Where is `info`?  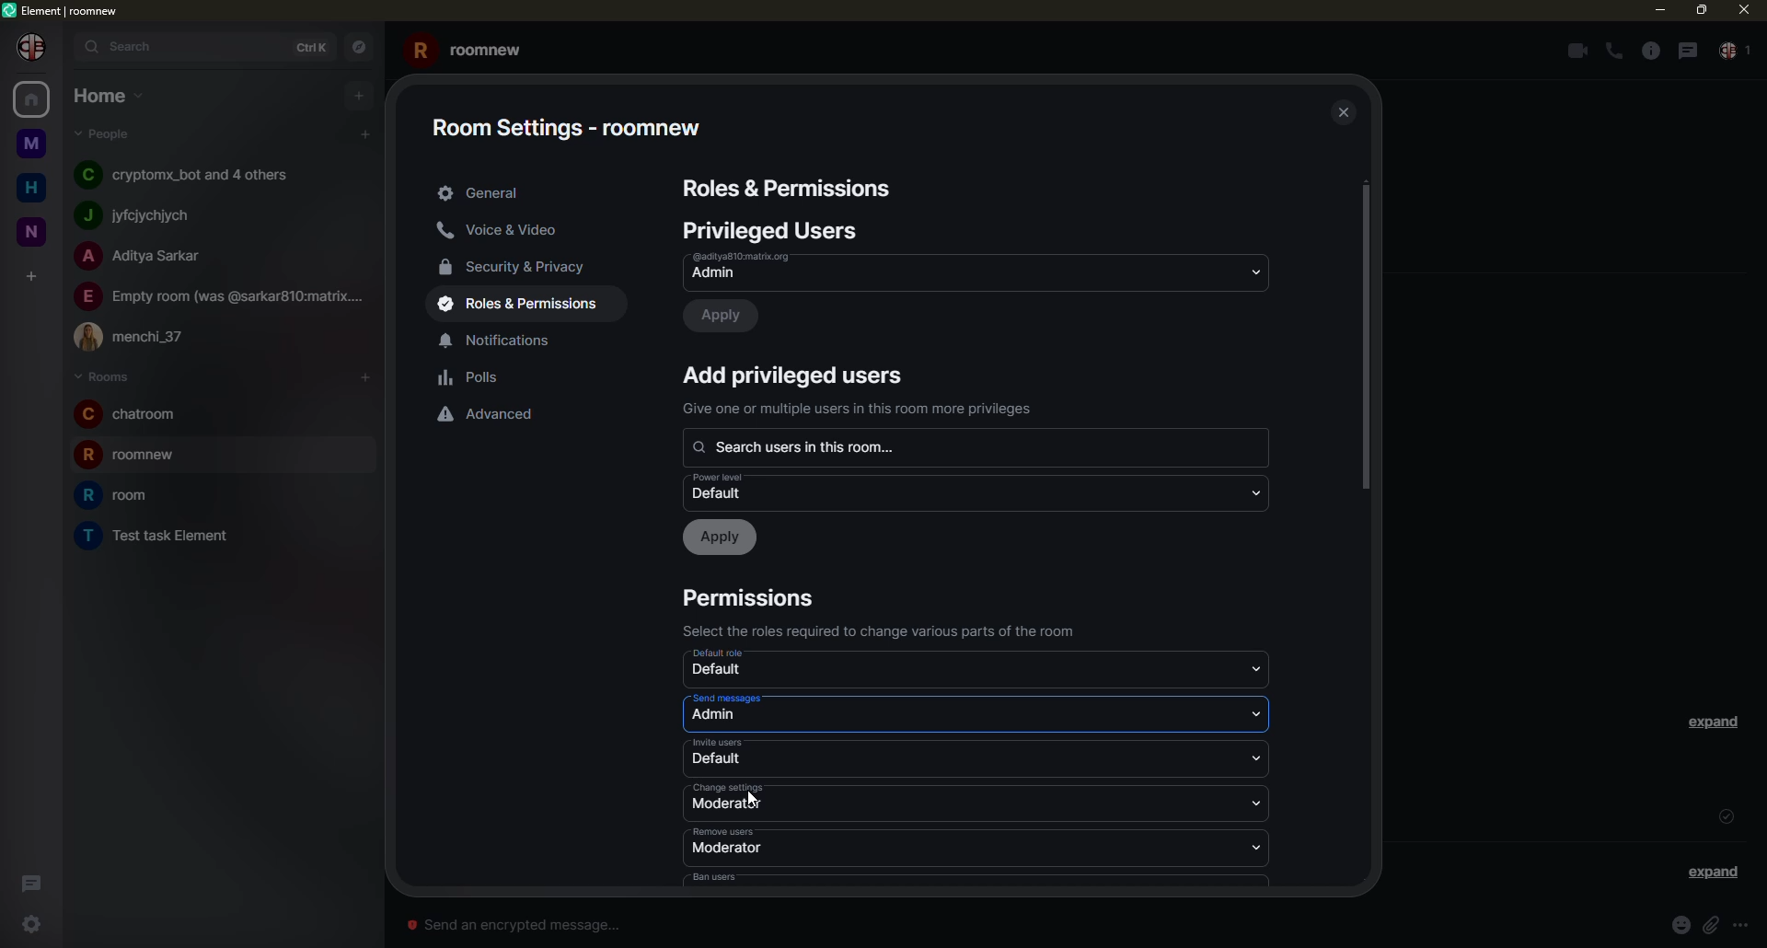
info is located at coordinates (1749, 925).